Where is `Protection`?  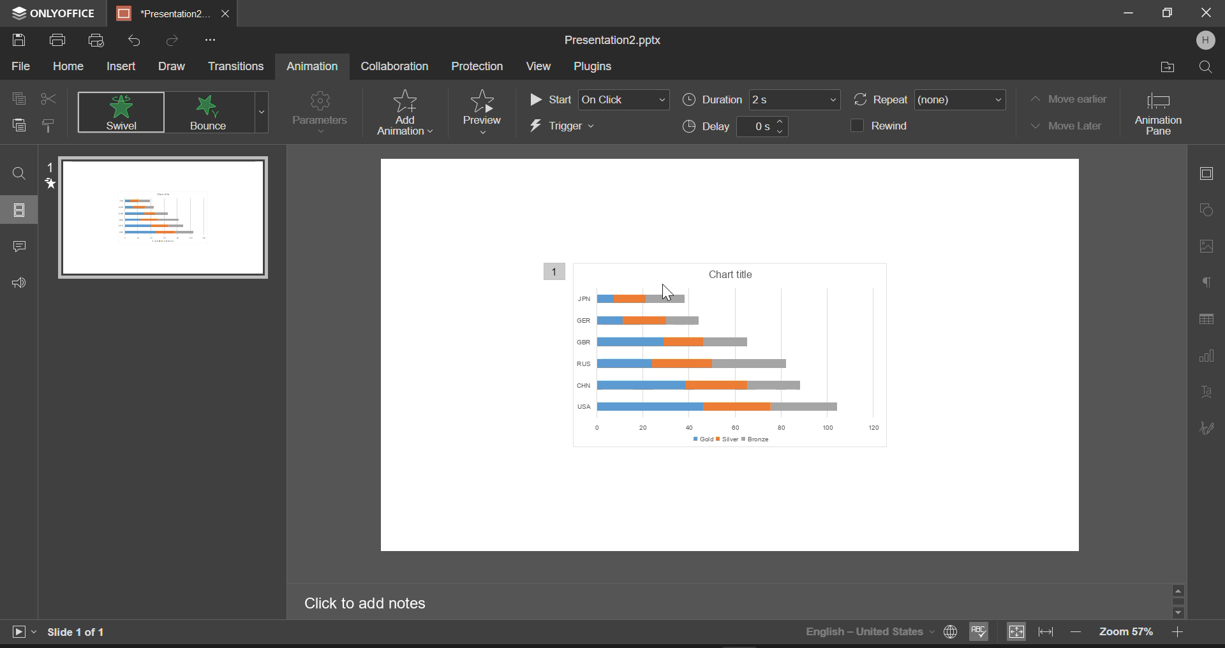 Protection is located at coordinates (480, 66).